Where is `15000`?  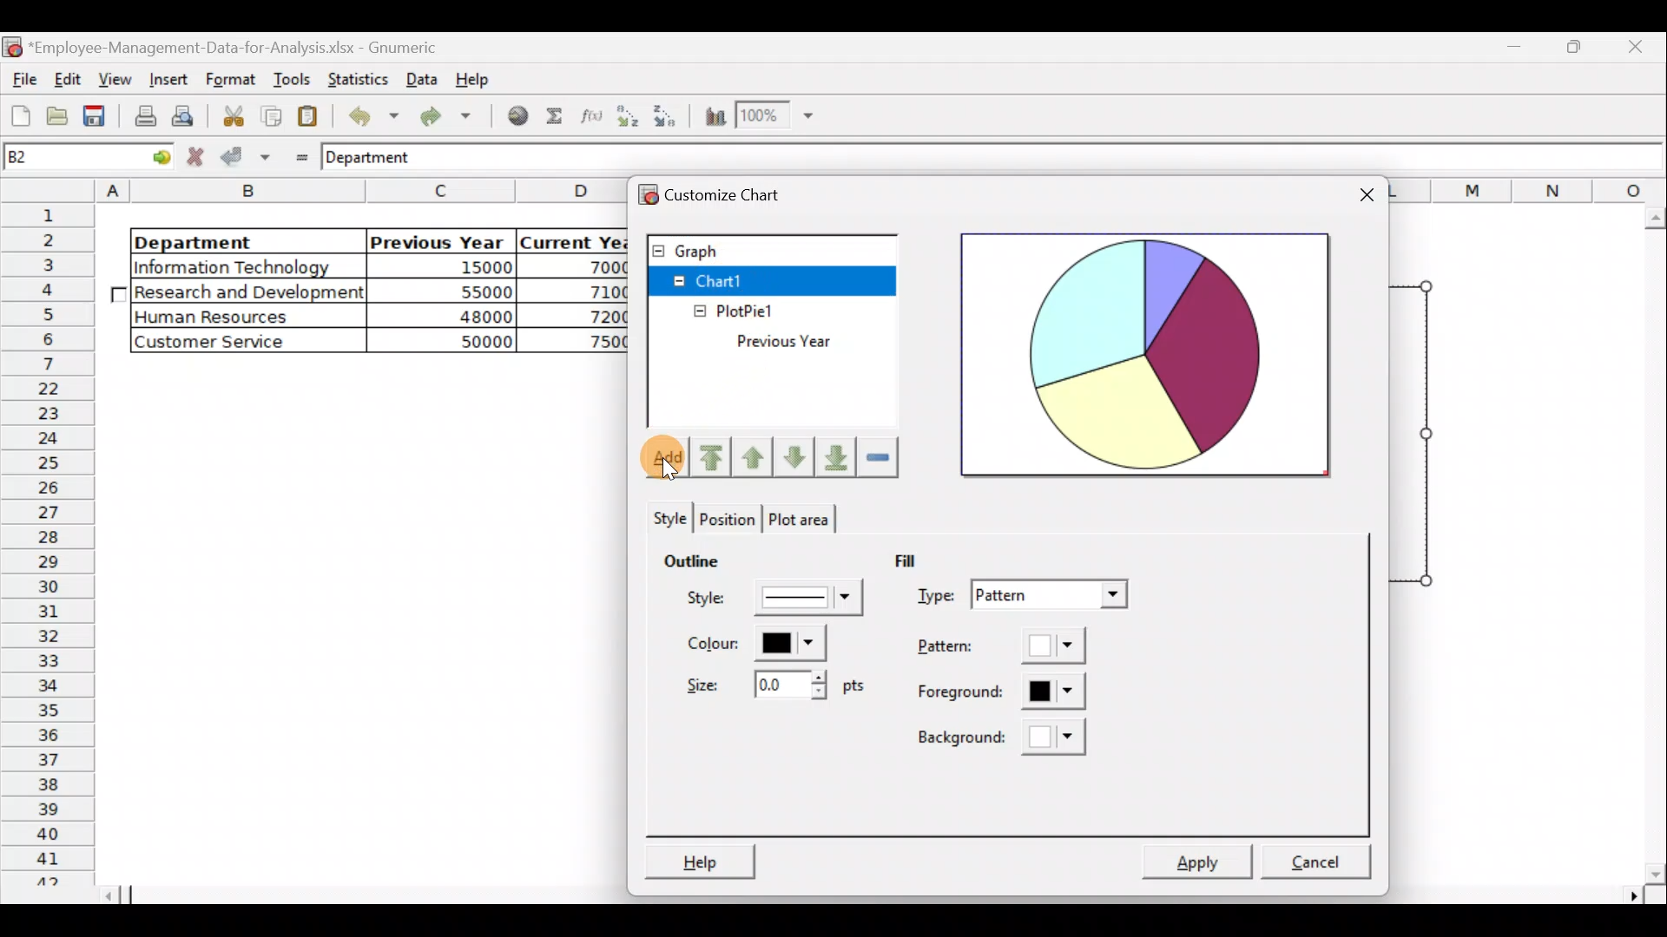 15000 is located at coordinates (455, 270).